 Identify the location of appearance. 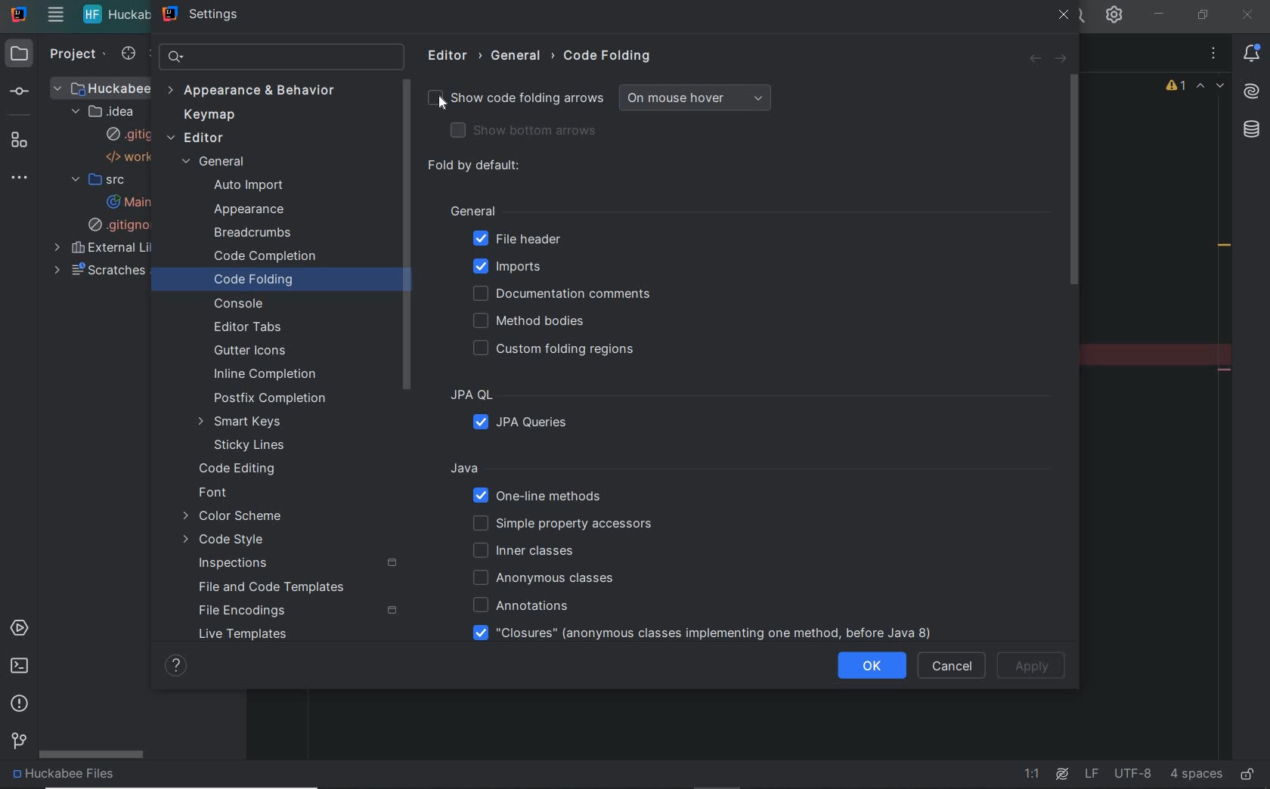
(254, 209).